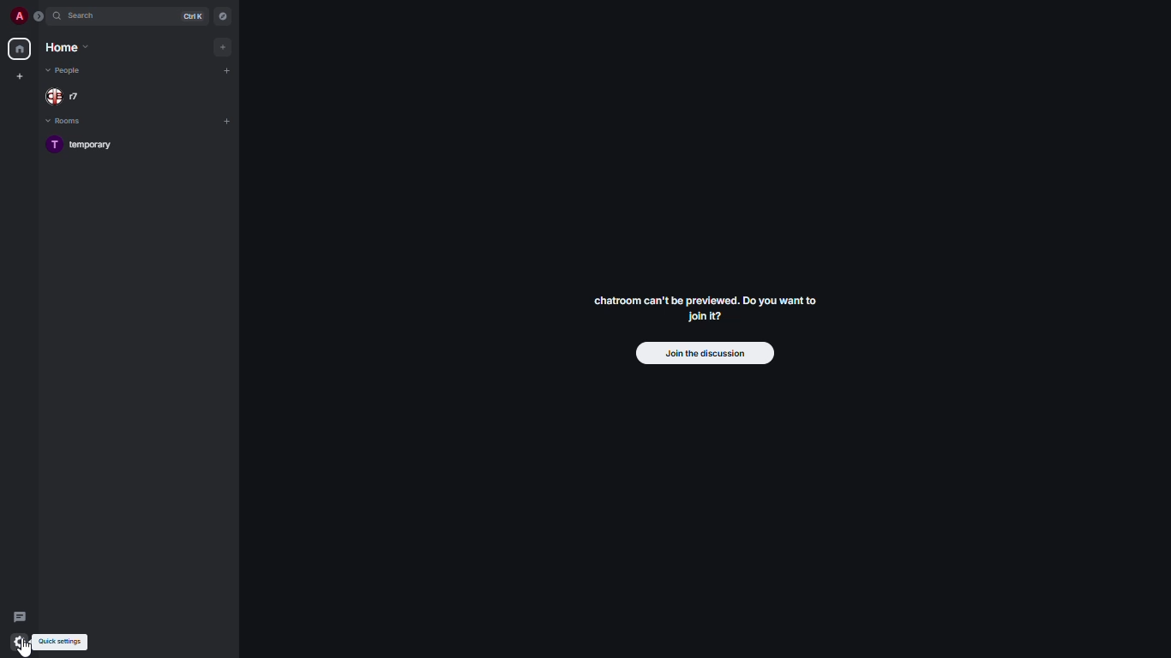 This screenshot has height=658, width=1171. Describe the element at coordinates (701, 310) in the screenshot. I see `chatroom can't be previewed` at that location.